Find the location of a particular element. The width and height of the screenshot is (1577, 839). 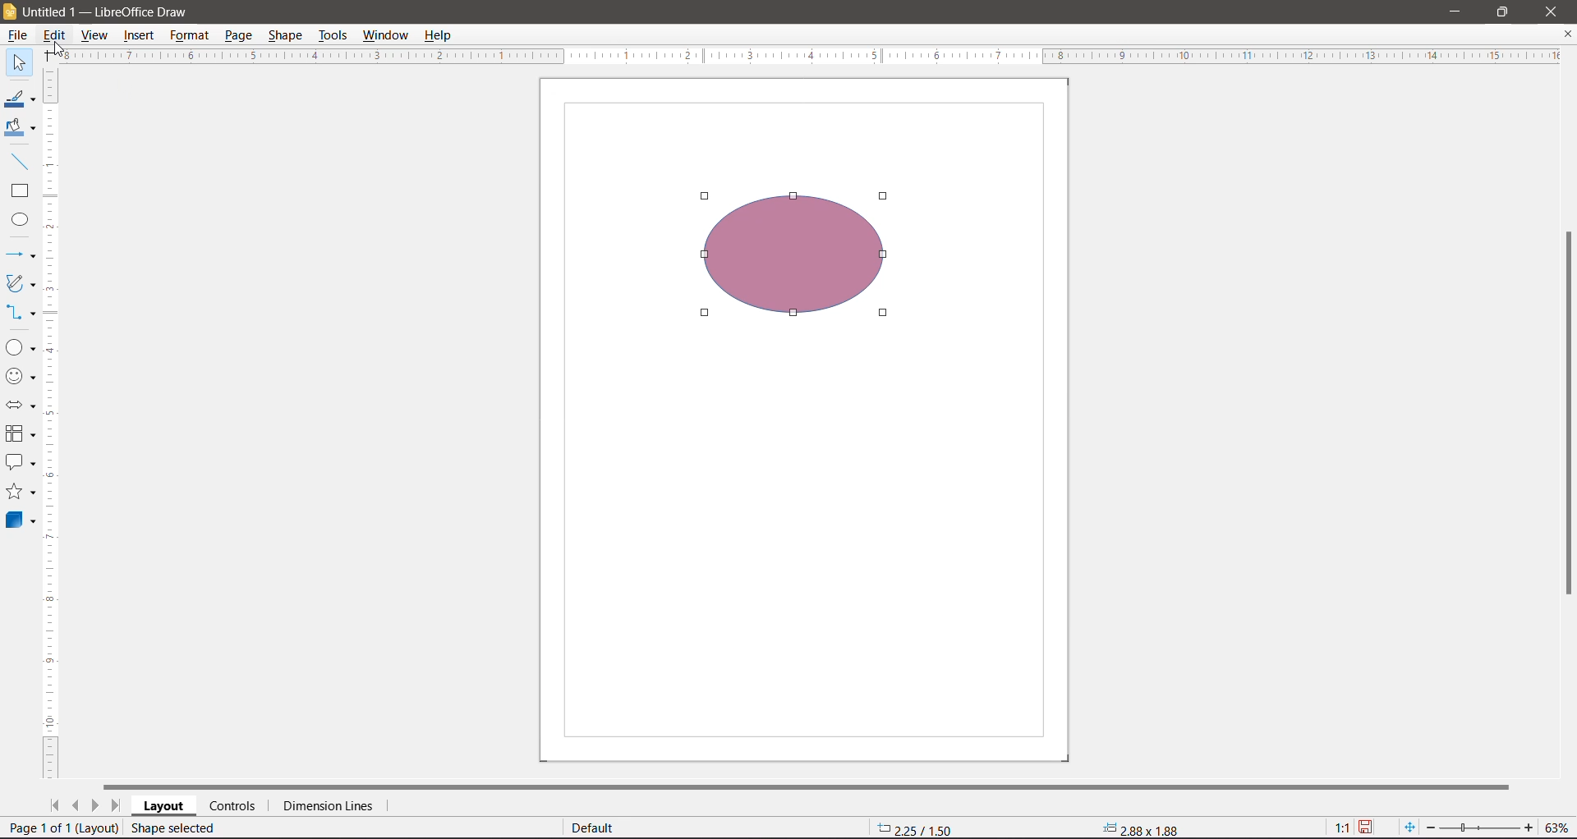

Edit is located at coordinates (55, 36).